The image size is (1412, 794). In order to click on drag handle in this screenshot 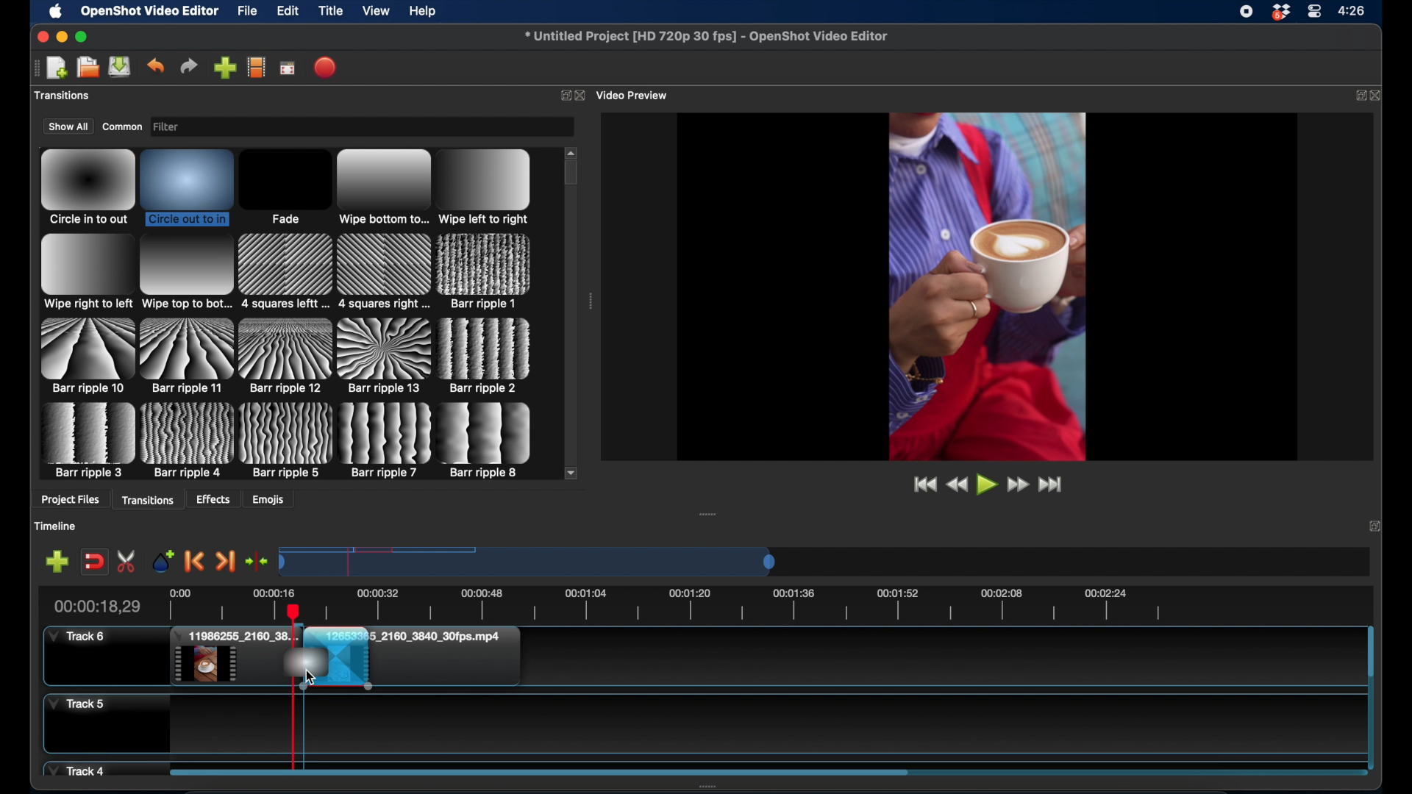, I will do `click(35, 67)`.